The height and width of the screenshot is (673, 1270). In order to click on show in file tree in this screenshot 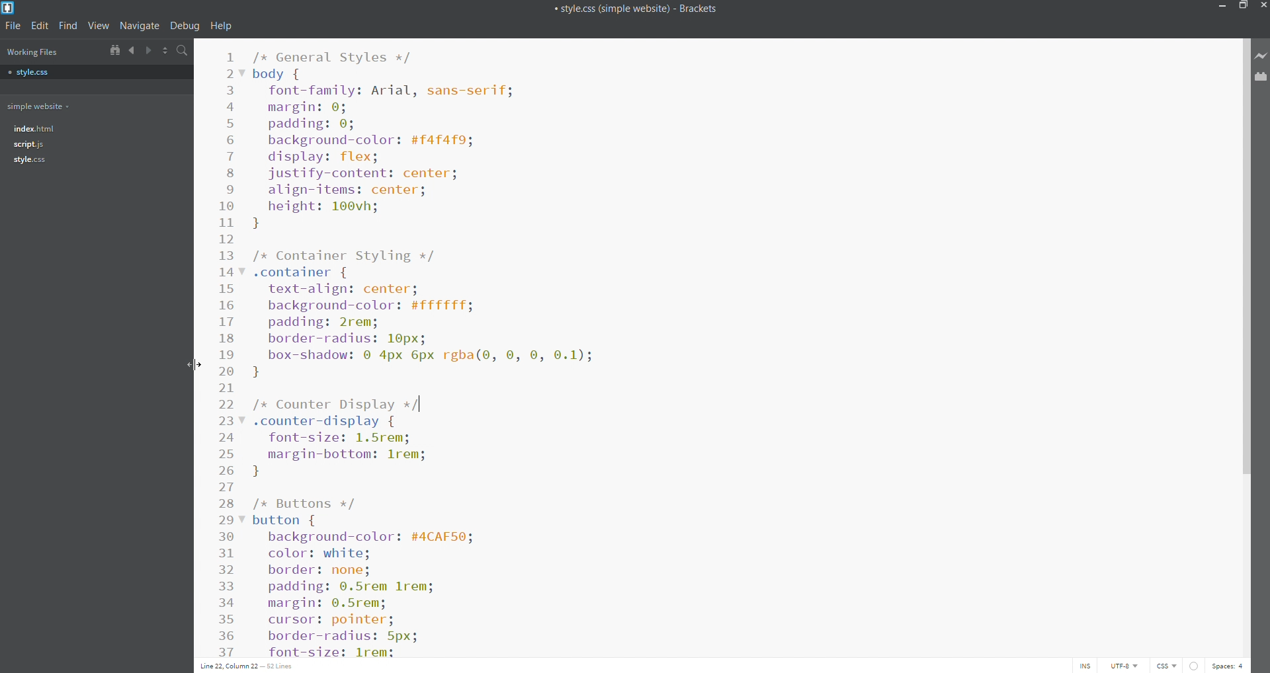, I will do `click(114, 50)`.